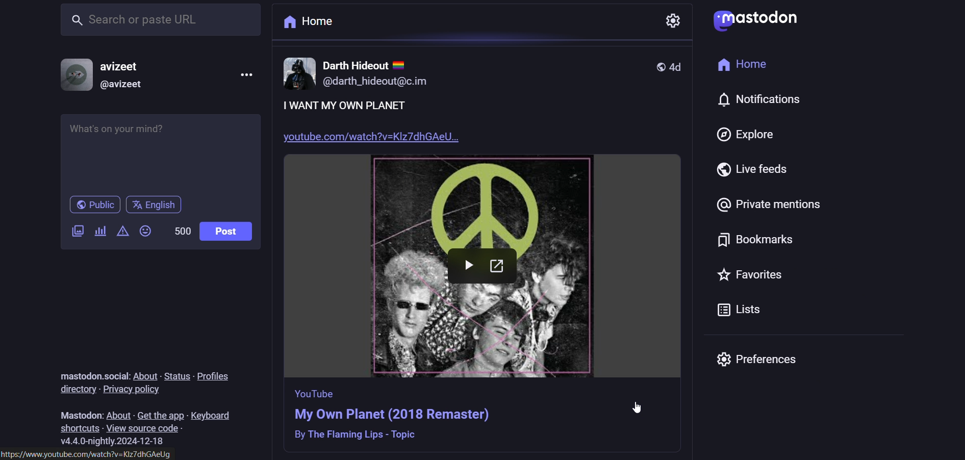 Image resolution: width=965 pixels, height=460 pixels. I want to click on content warning, so click(123, 231).